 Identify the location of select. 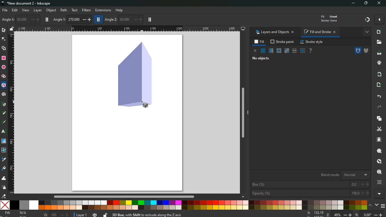
(4, 31).